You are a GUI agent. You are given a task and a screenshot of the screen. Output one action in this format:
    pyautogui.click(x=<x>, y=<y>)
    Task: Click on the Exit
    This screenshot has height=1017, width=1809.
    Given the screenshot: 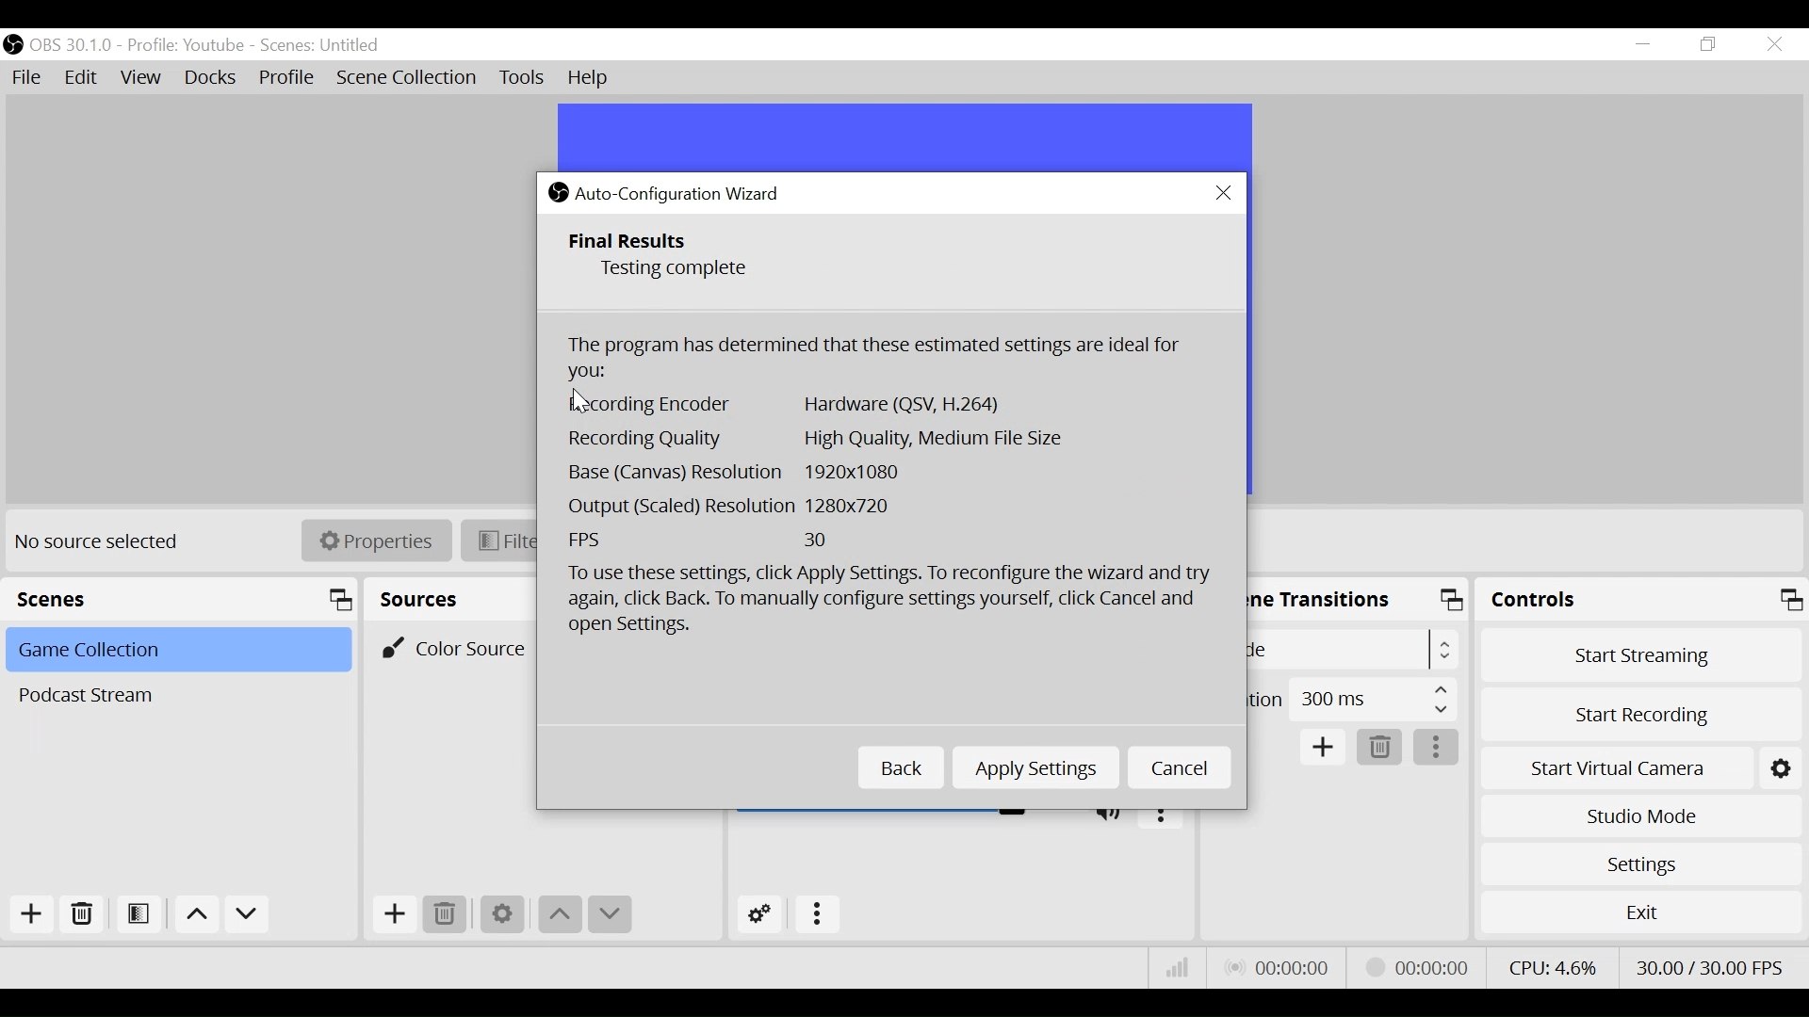 What is the action you would take?
    pyautogui.click(x=1640, y=912)
    